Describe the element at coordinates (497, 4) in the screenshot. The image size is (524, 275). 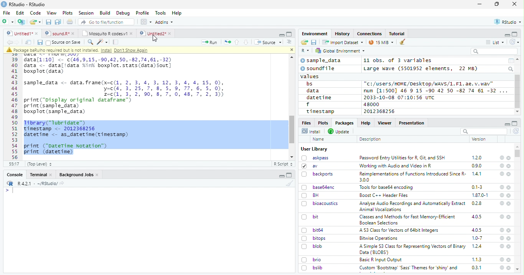
I see `maximize` at that location.